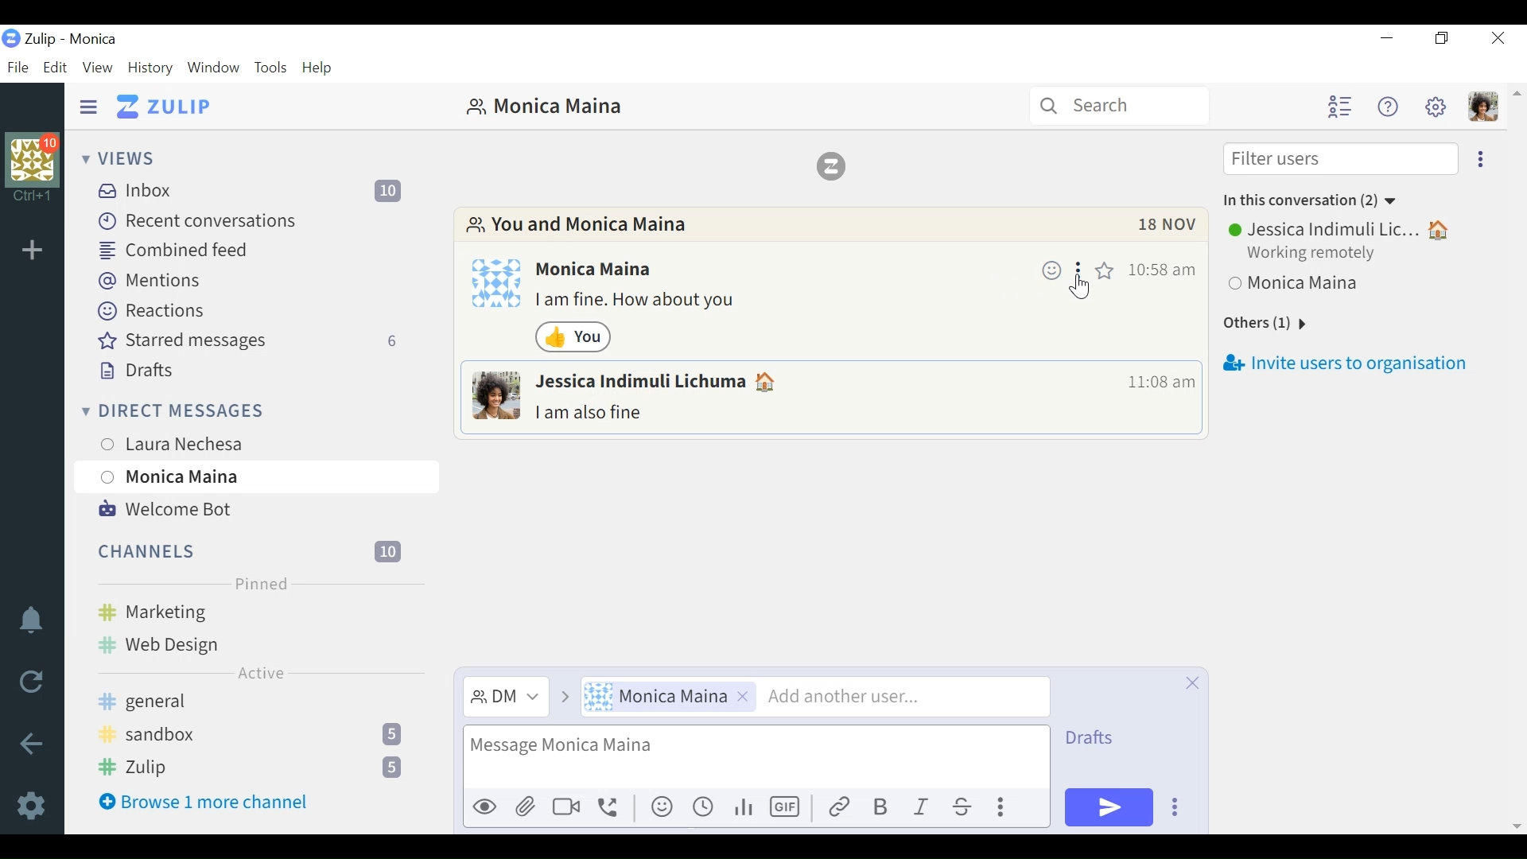  What do you see at coordinates (164, 106) in the screenshot?
I see `Go to Home View` at bounding box center [164, 106].